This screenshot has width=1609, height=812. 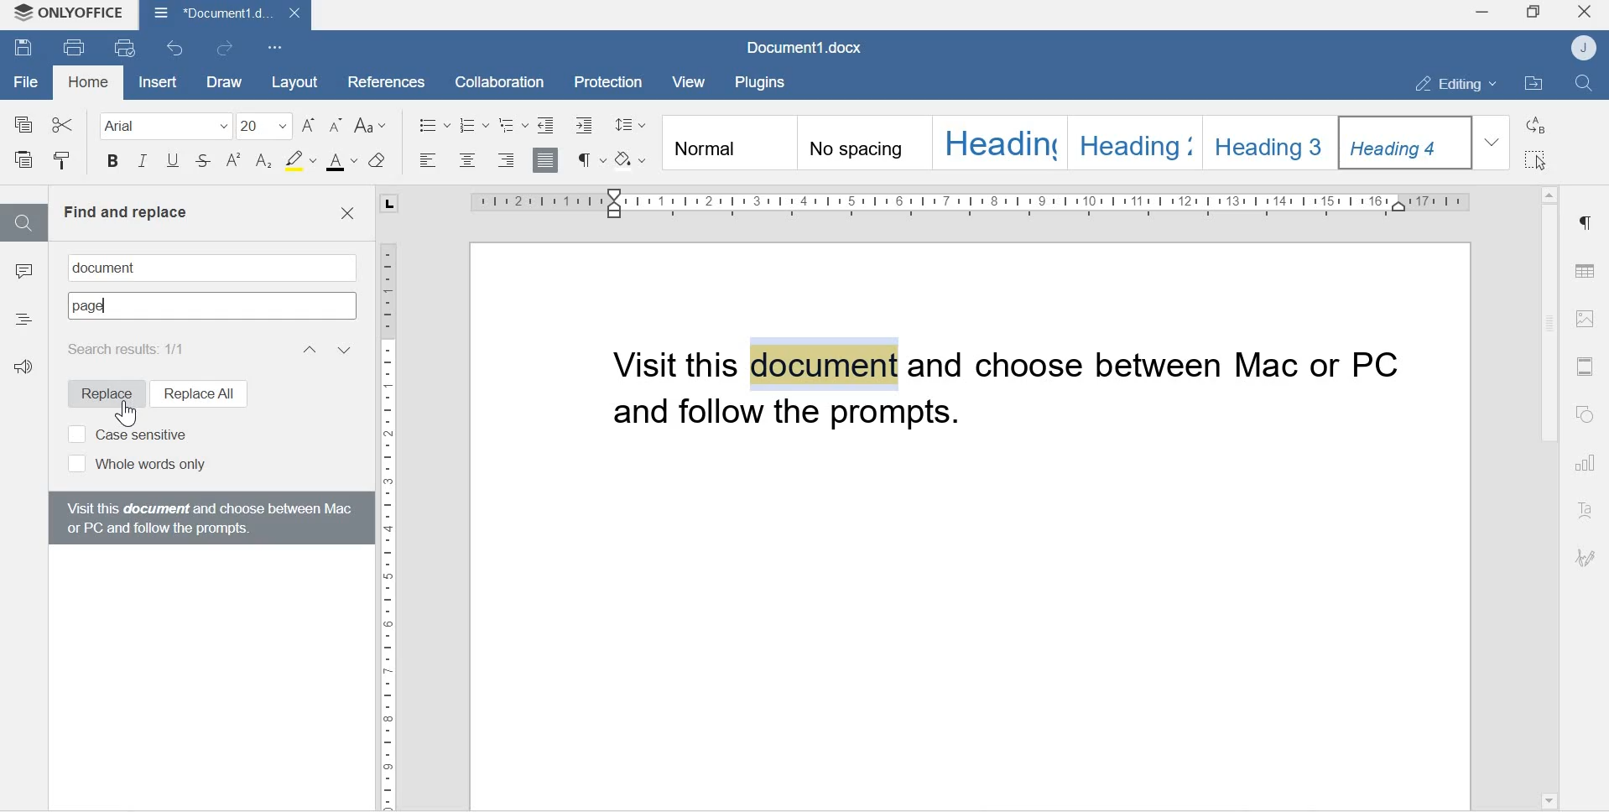 I want to click on Print file, so click(x=76, y=46).